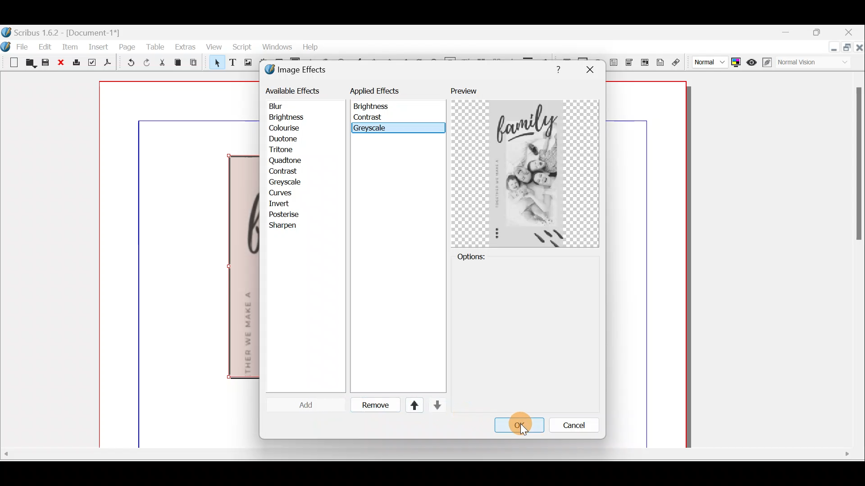 This screenshot has height=486, width=865. What do you see at coordinates (369, 117) in the screenshot?
I see `contrast` at bounding box center [369, 117].